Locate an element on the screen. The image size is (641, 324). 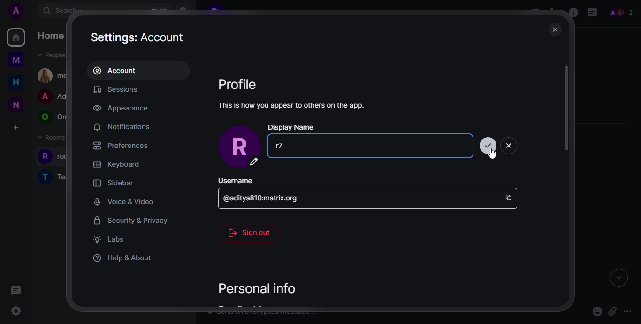
scroll bar is located at coordinates (566, 108).